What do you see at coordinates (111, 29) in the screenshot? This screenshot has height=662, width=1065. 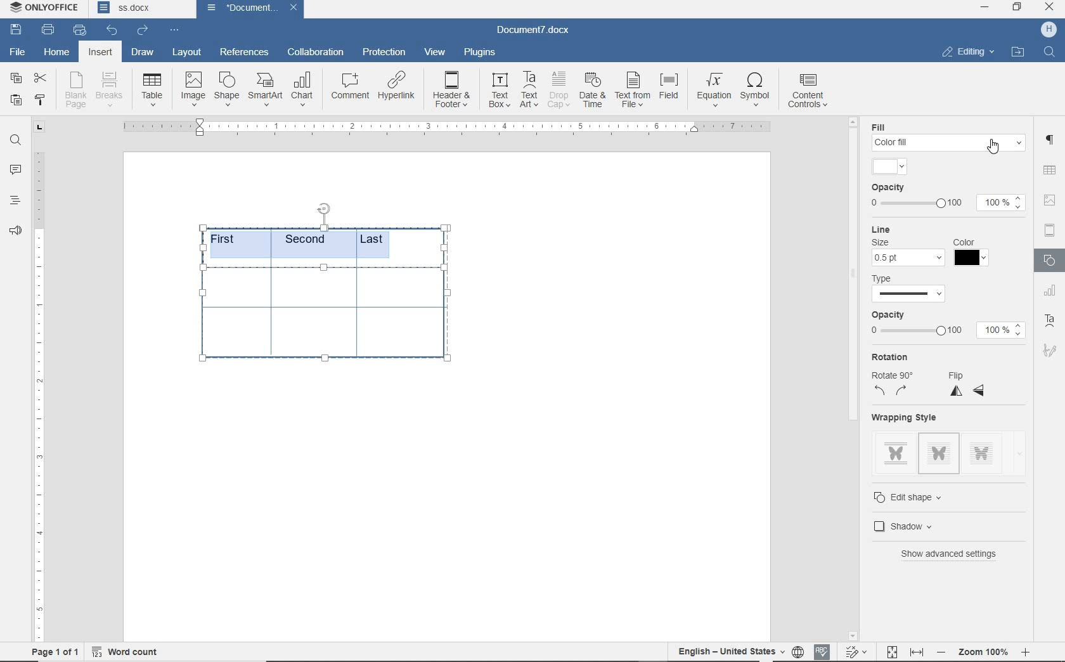 I see `undo` at bounding box center [111, 29].